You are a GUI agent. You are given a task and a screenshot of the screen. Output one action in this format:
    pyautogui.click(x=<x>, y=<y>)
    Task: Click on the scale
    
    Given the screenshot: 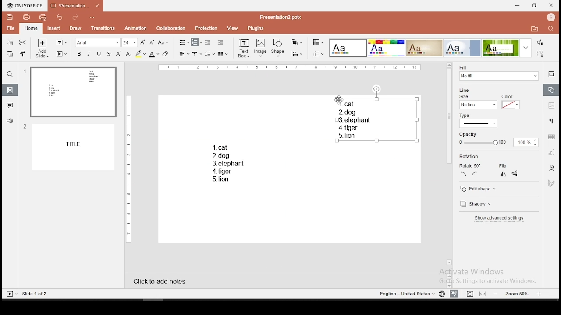 What is the action you would take?
    pyautogui.click(x=128, y=168)
    